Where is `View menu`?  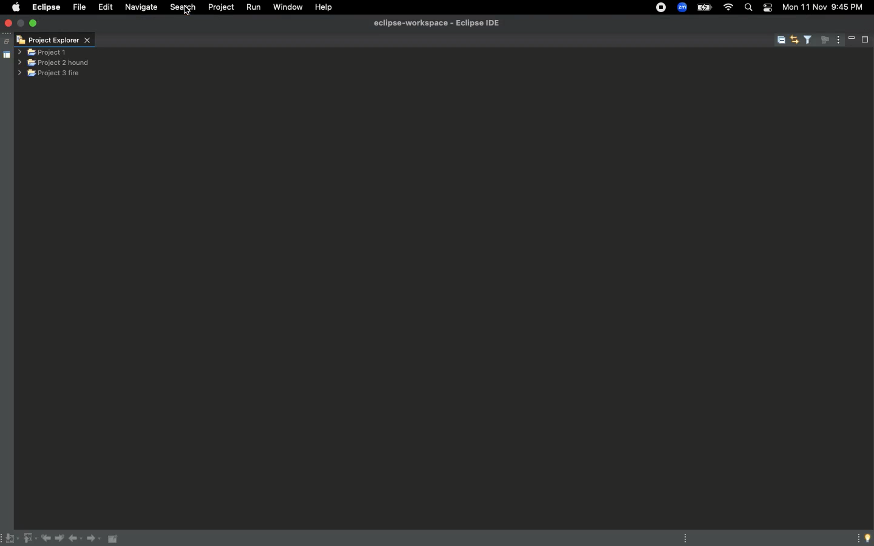 View menu is located at coordinates (837, 41).